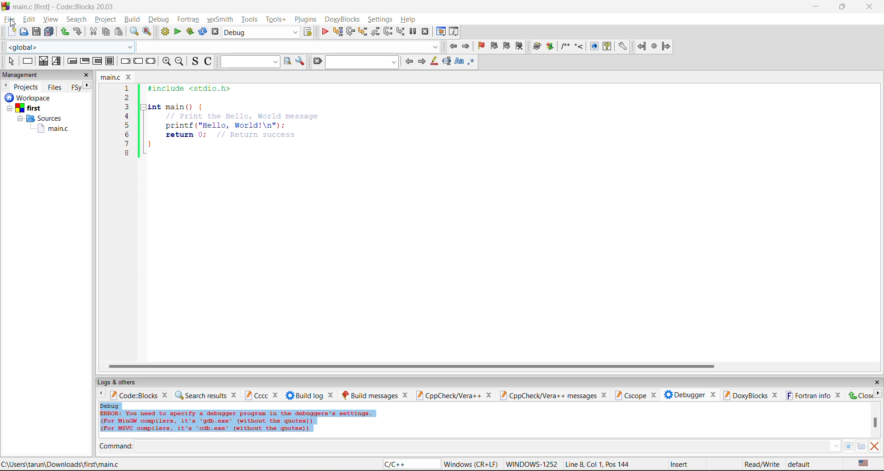  What do you see at coordinates (203, 32) in the screenshot?
I see `rebuild` at bounding box center [203, 32].